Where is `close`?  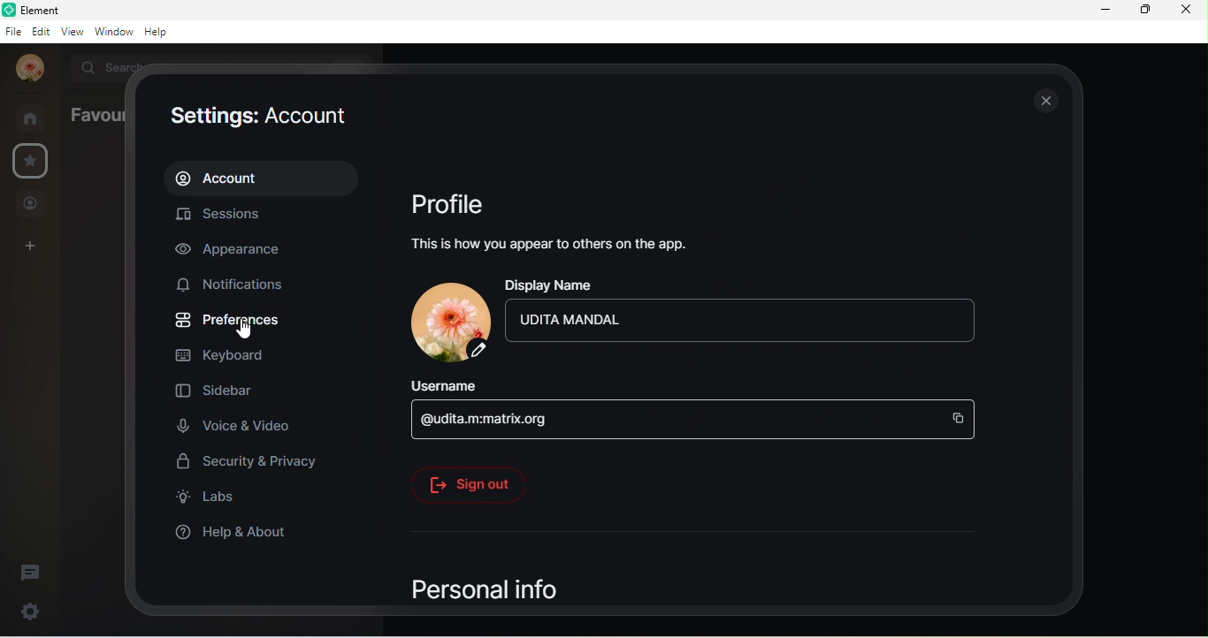
close is located at coordinates (1044, 103).